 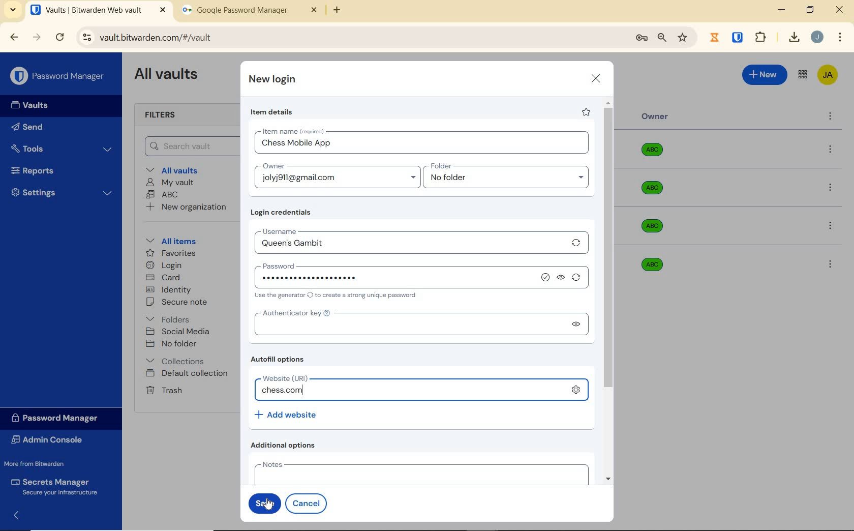 What do you see at coordinates (185, 207) in the screenshot?
I see `New organization` at bounding box center [185, 207].